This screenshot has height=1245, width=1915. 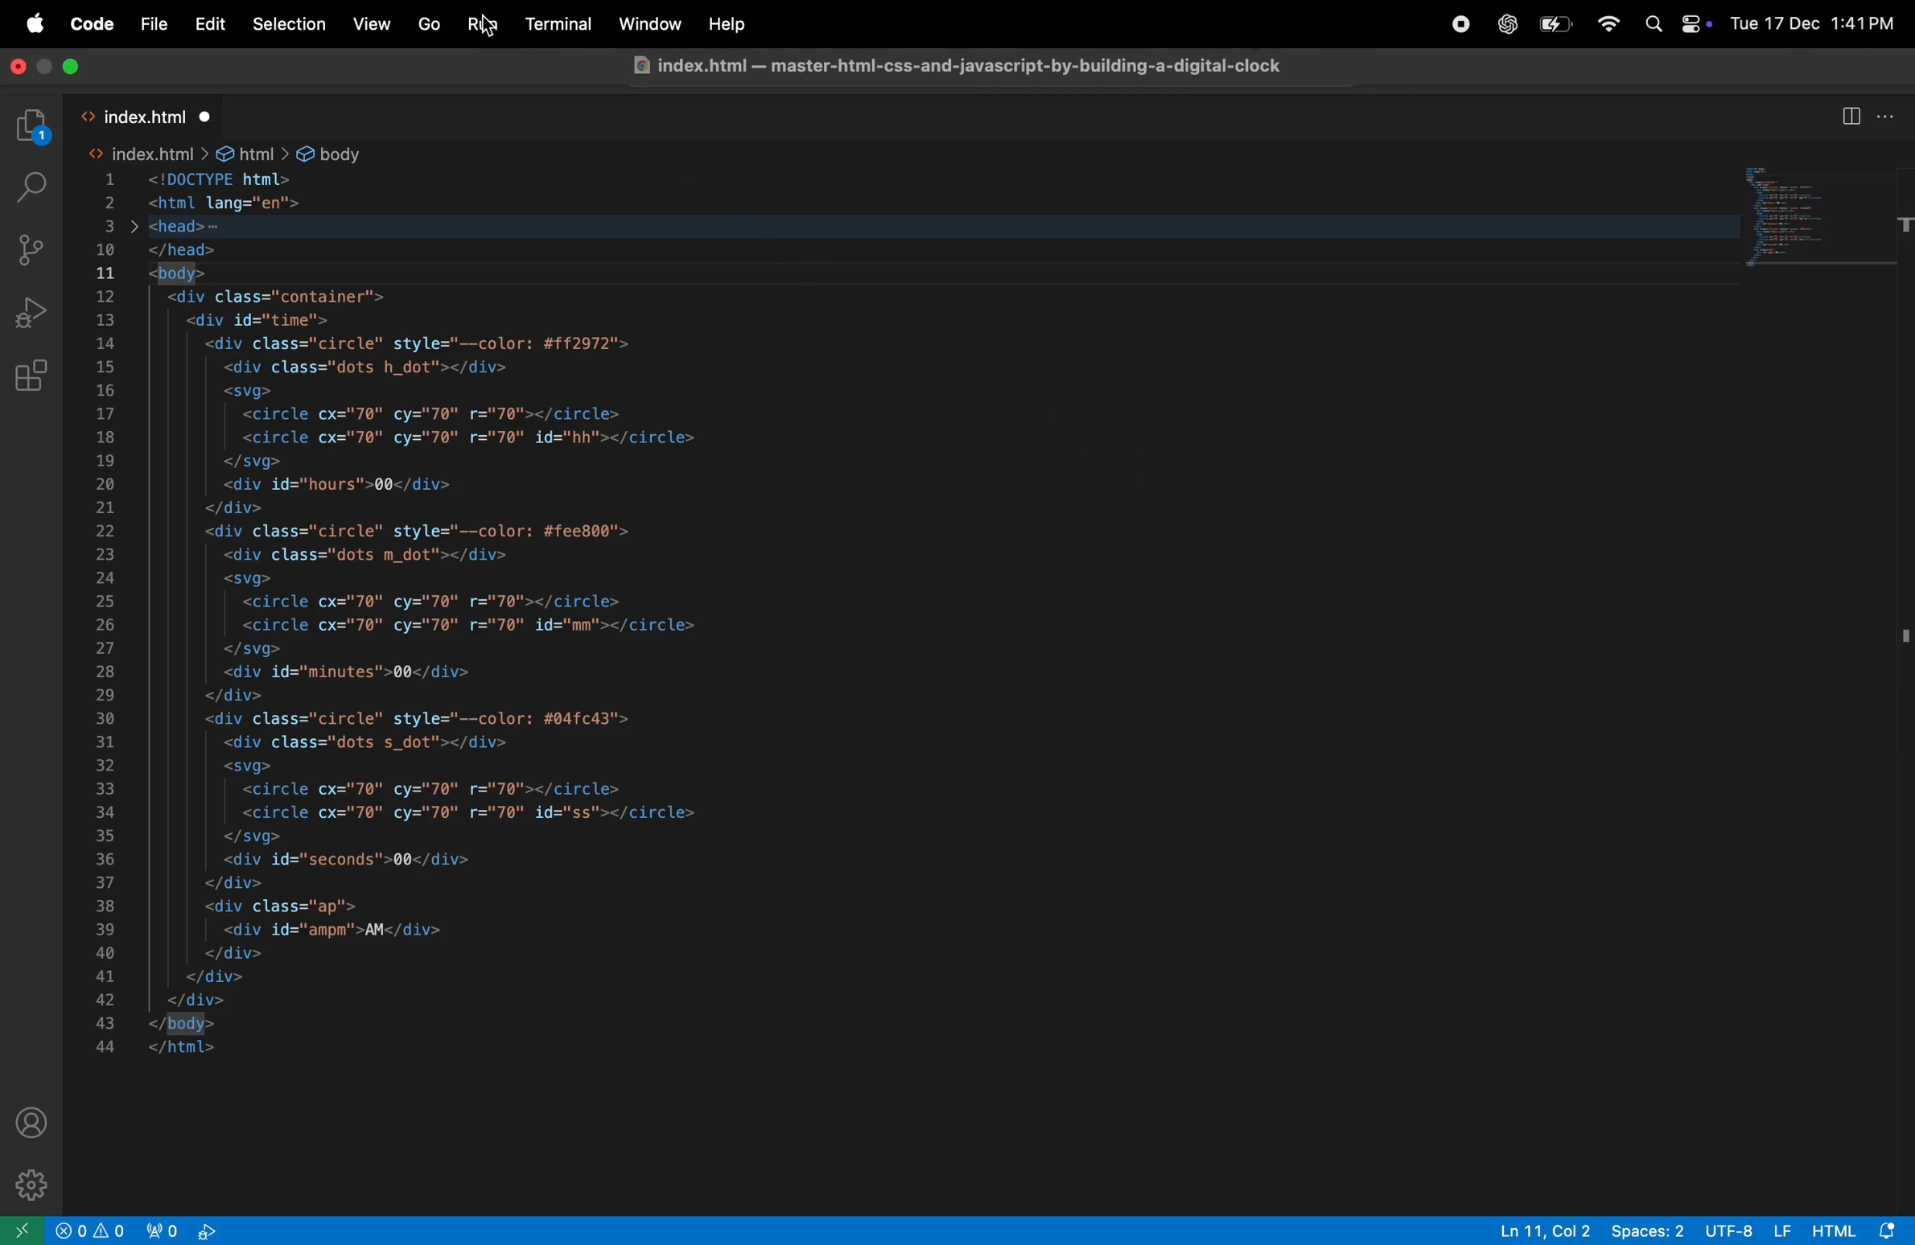 I want to click on record, so click(x=1460, y=25).